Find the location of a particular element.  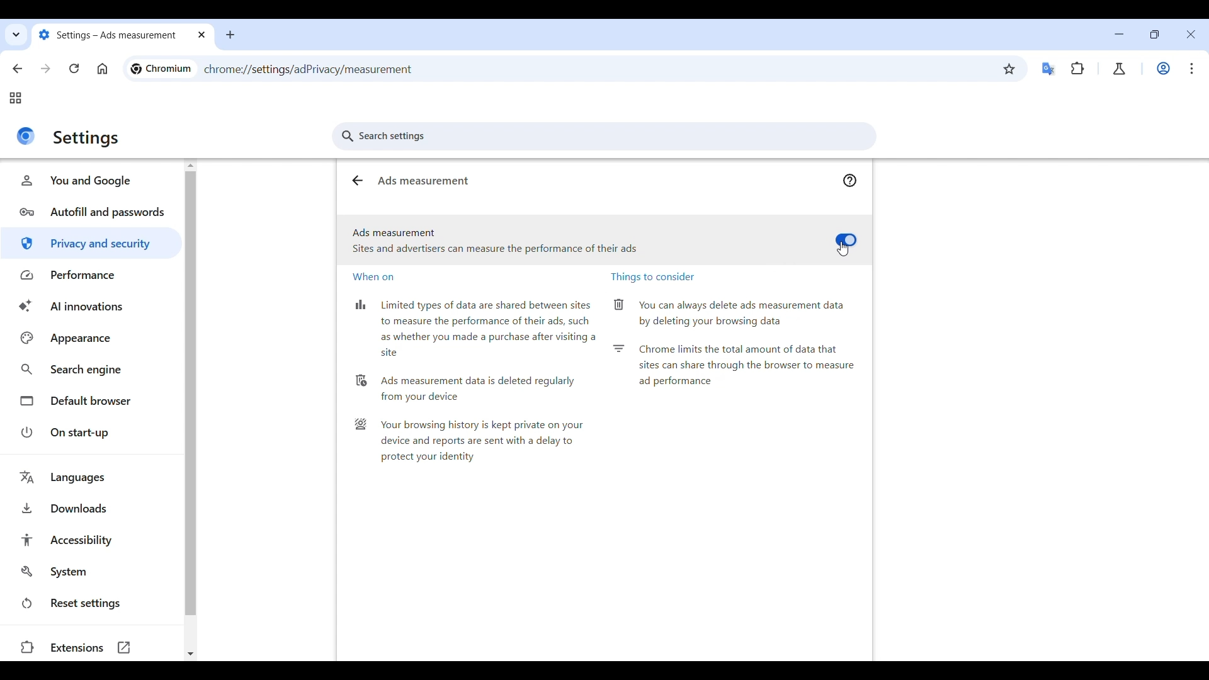

You can always delete ads measurement data
by deleting your browsing data is located at coordinates (730, 314).